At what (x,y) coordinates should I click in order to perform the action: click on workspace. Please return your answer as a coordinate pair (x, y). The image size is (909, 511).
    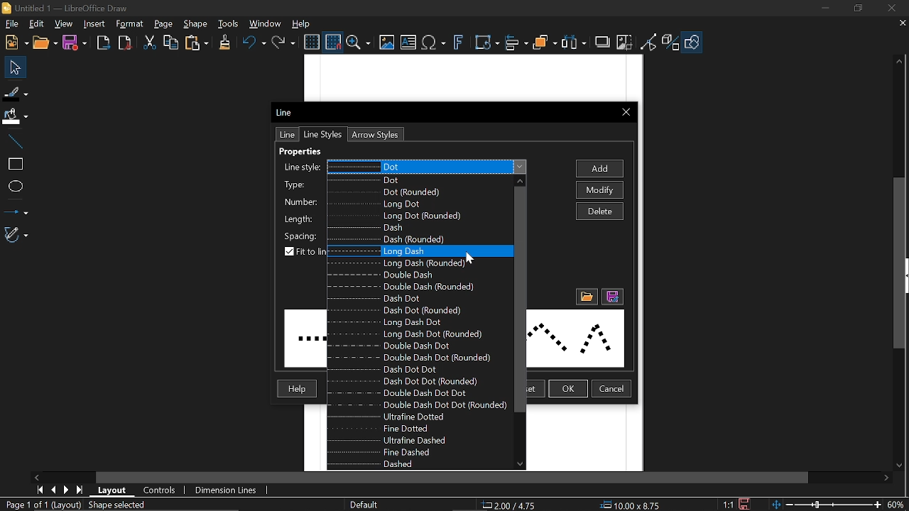
    Looking at the image, I should click on (584, 438).